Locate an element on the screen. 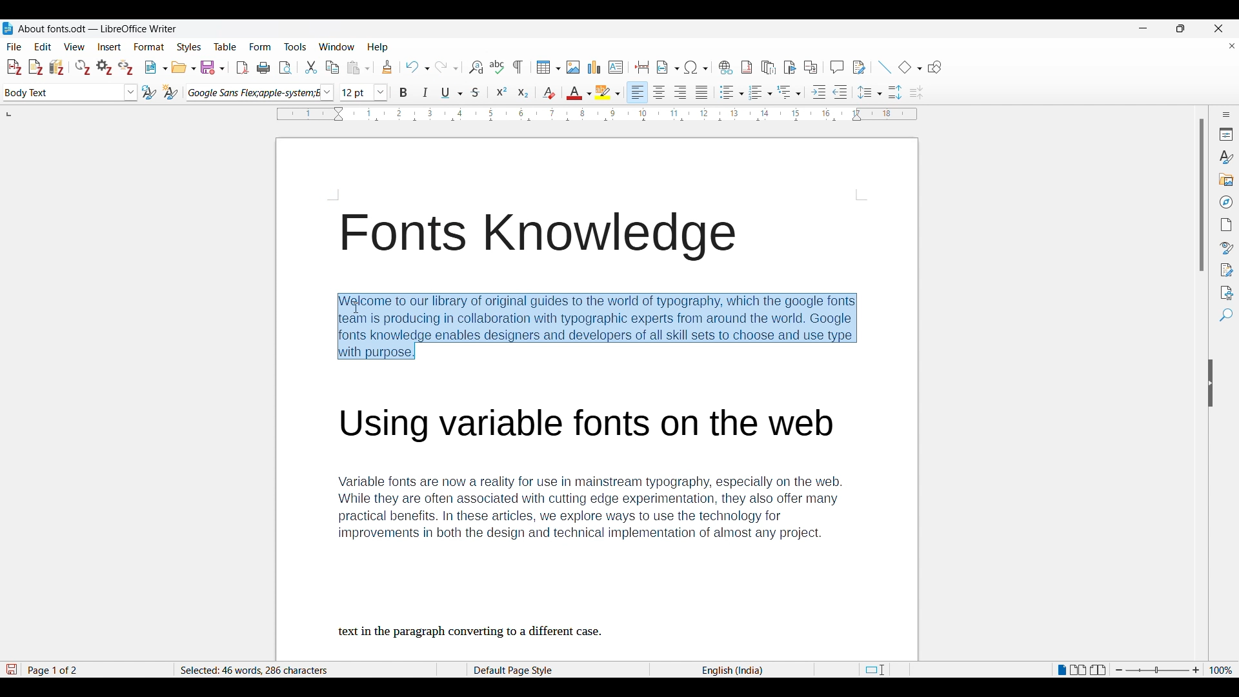  Export directly as PDF is located at coordinates (243, 68).